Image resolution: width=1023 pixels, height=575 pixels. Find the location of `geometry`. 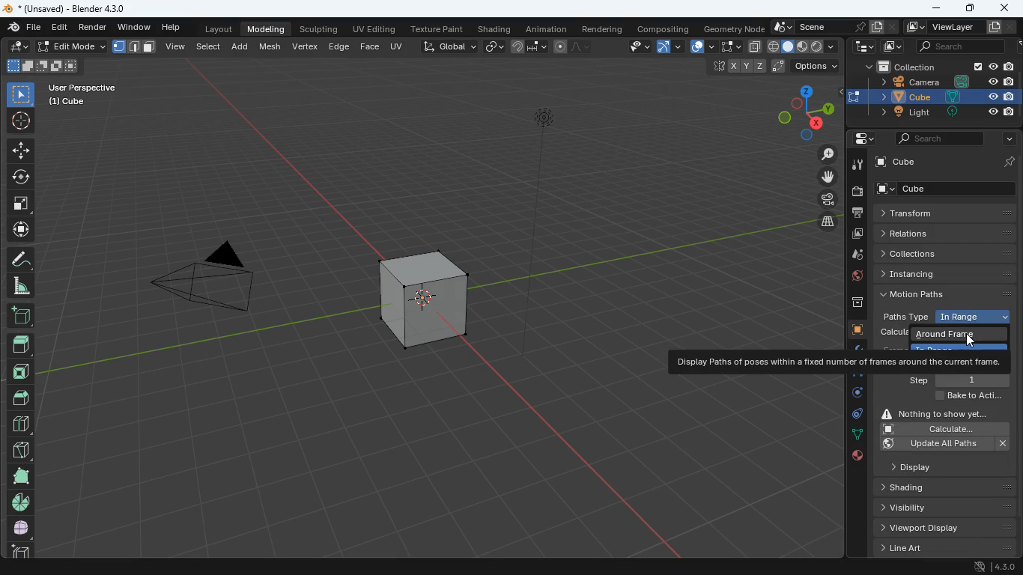

geometry is located at coordinates (734, 28).